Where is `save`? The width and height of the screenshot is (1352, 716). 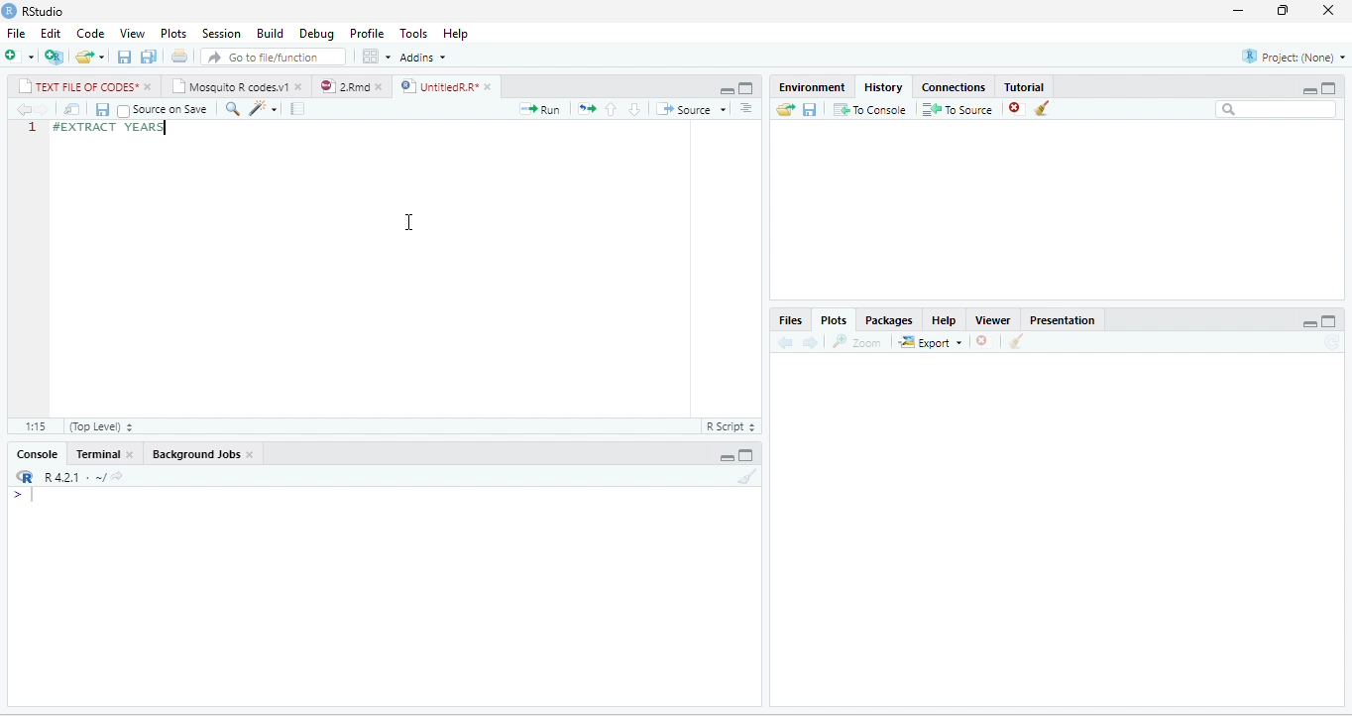
save is located at coordinates (125, 57).